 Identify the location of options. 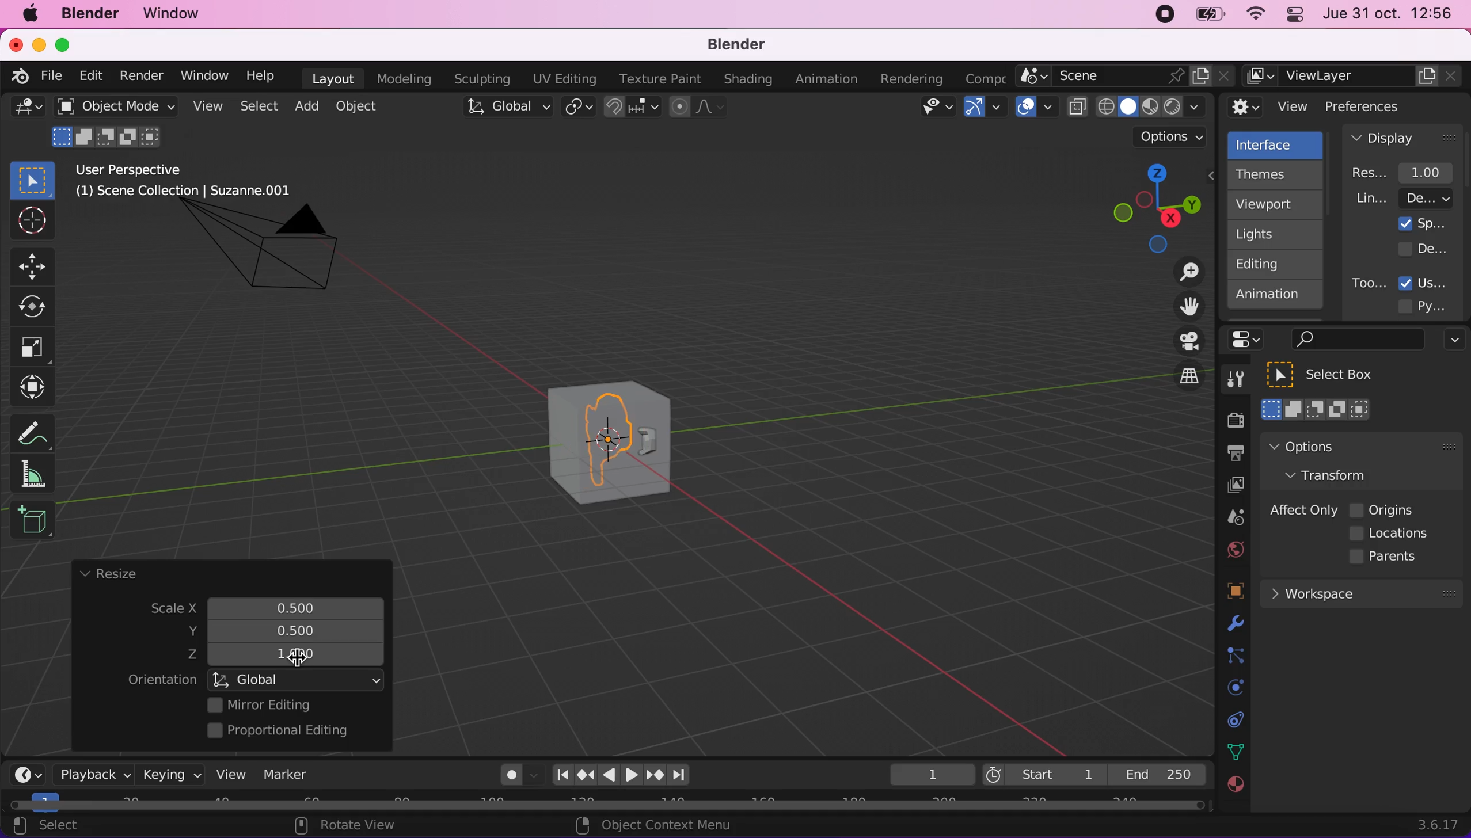
(1334, 446).